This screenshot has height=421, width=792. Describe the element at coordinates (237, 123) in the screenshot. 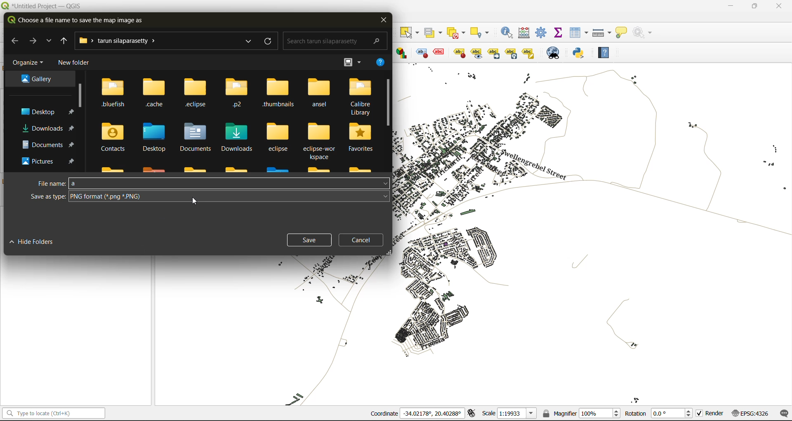

I see `folders` at that location.